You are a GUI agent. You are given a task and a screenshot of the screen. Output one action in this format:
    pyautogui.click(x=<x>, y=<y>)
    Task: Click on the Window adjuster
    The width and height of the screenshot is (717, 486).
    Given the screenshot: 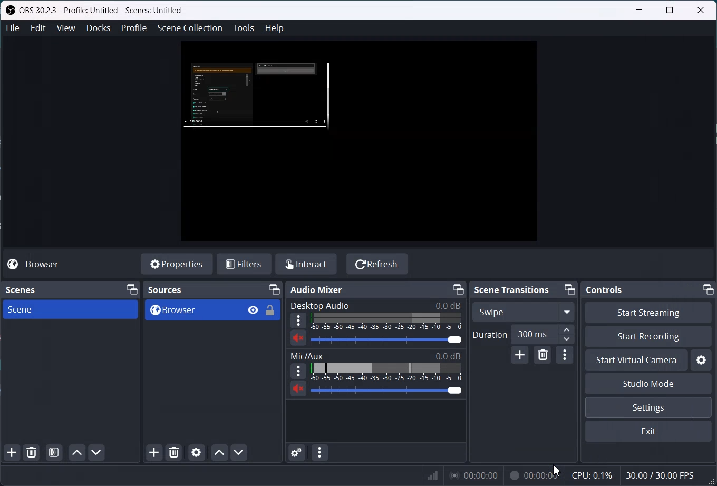 What is the action you would take?
    pyautogui.click(x=711, y=481)
    